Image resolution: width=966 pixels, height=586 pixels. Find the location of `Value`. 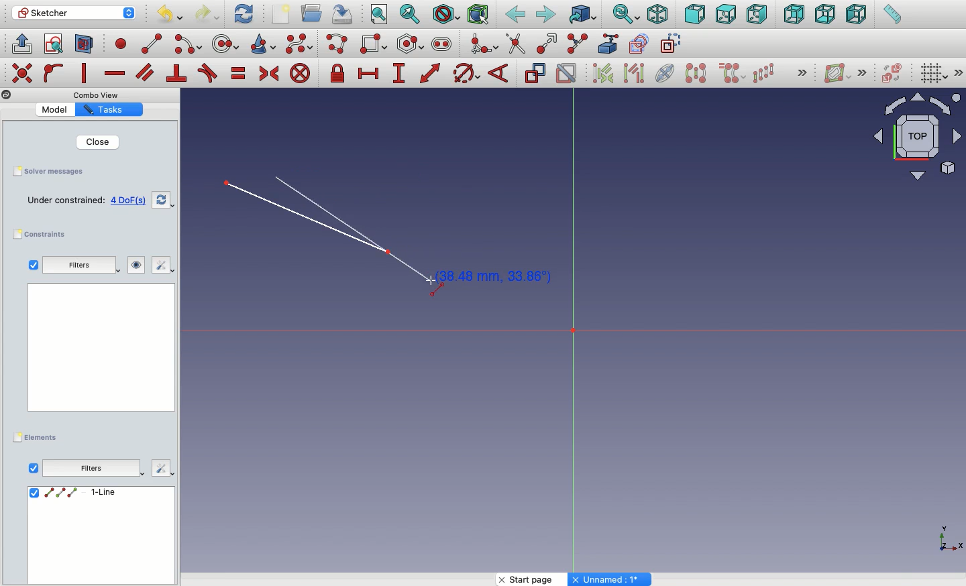

Value is located at coordinates (54, 110).